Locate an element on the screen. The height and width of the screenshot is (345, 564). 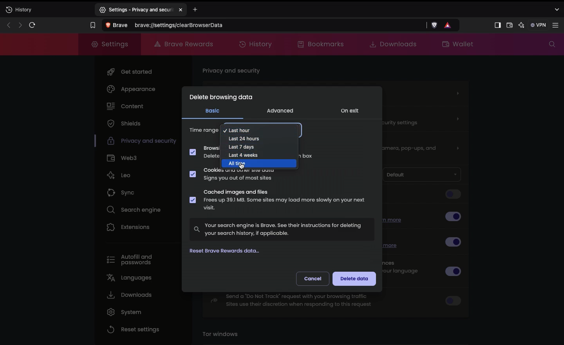
Tor windows is located at coordinates (223, 334).